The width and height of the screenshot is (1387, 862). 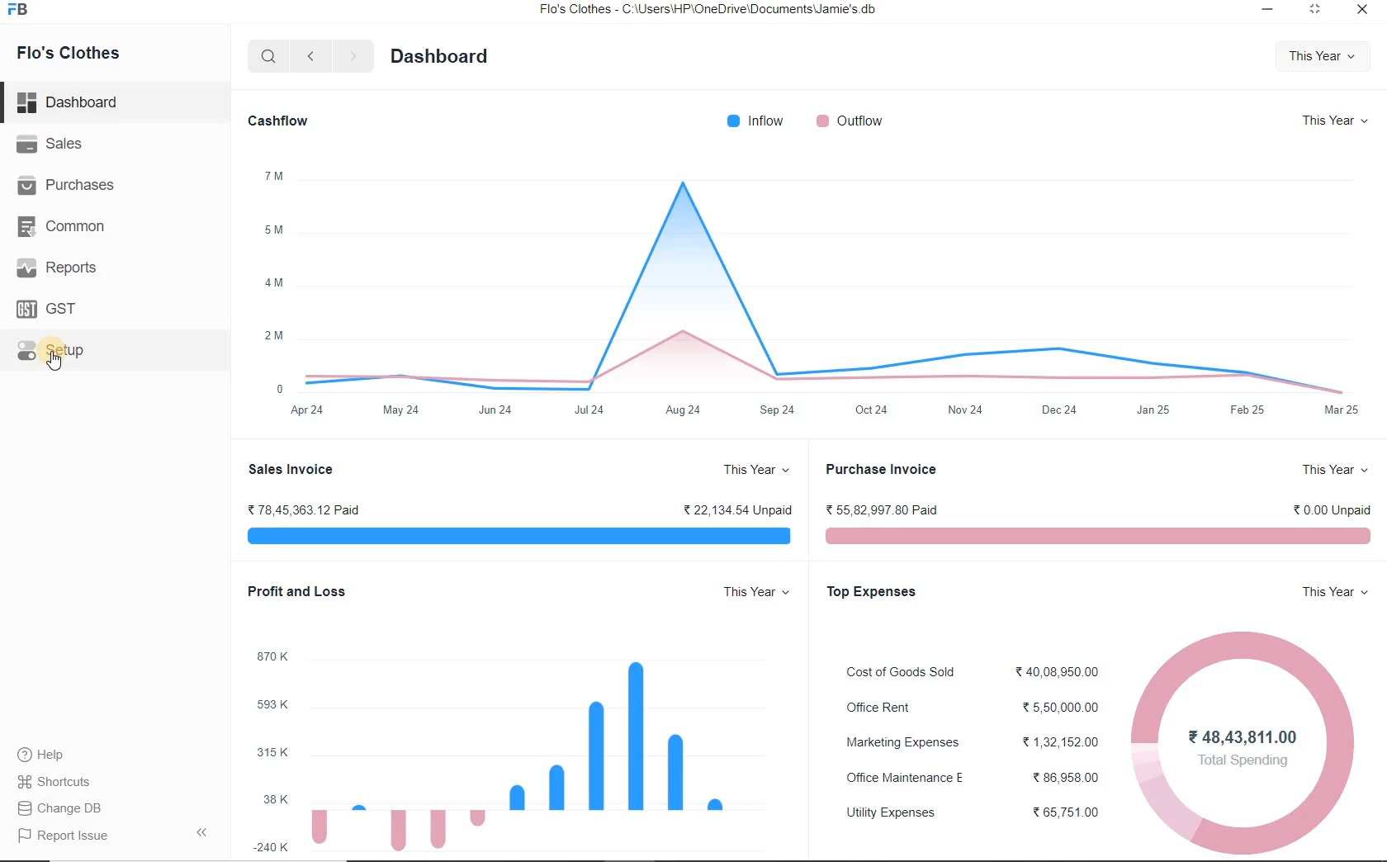 What do you see at coordinates (294, 505) in the screenshot?
I see `78,45,363.12 Paid` at bounding box center [294, 505].